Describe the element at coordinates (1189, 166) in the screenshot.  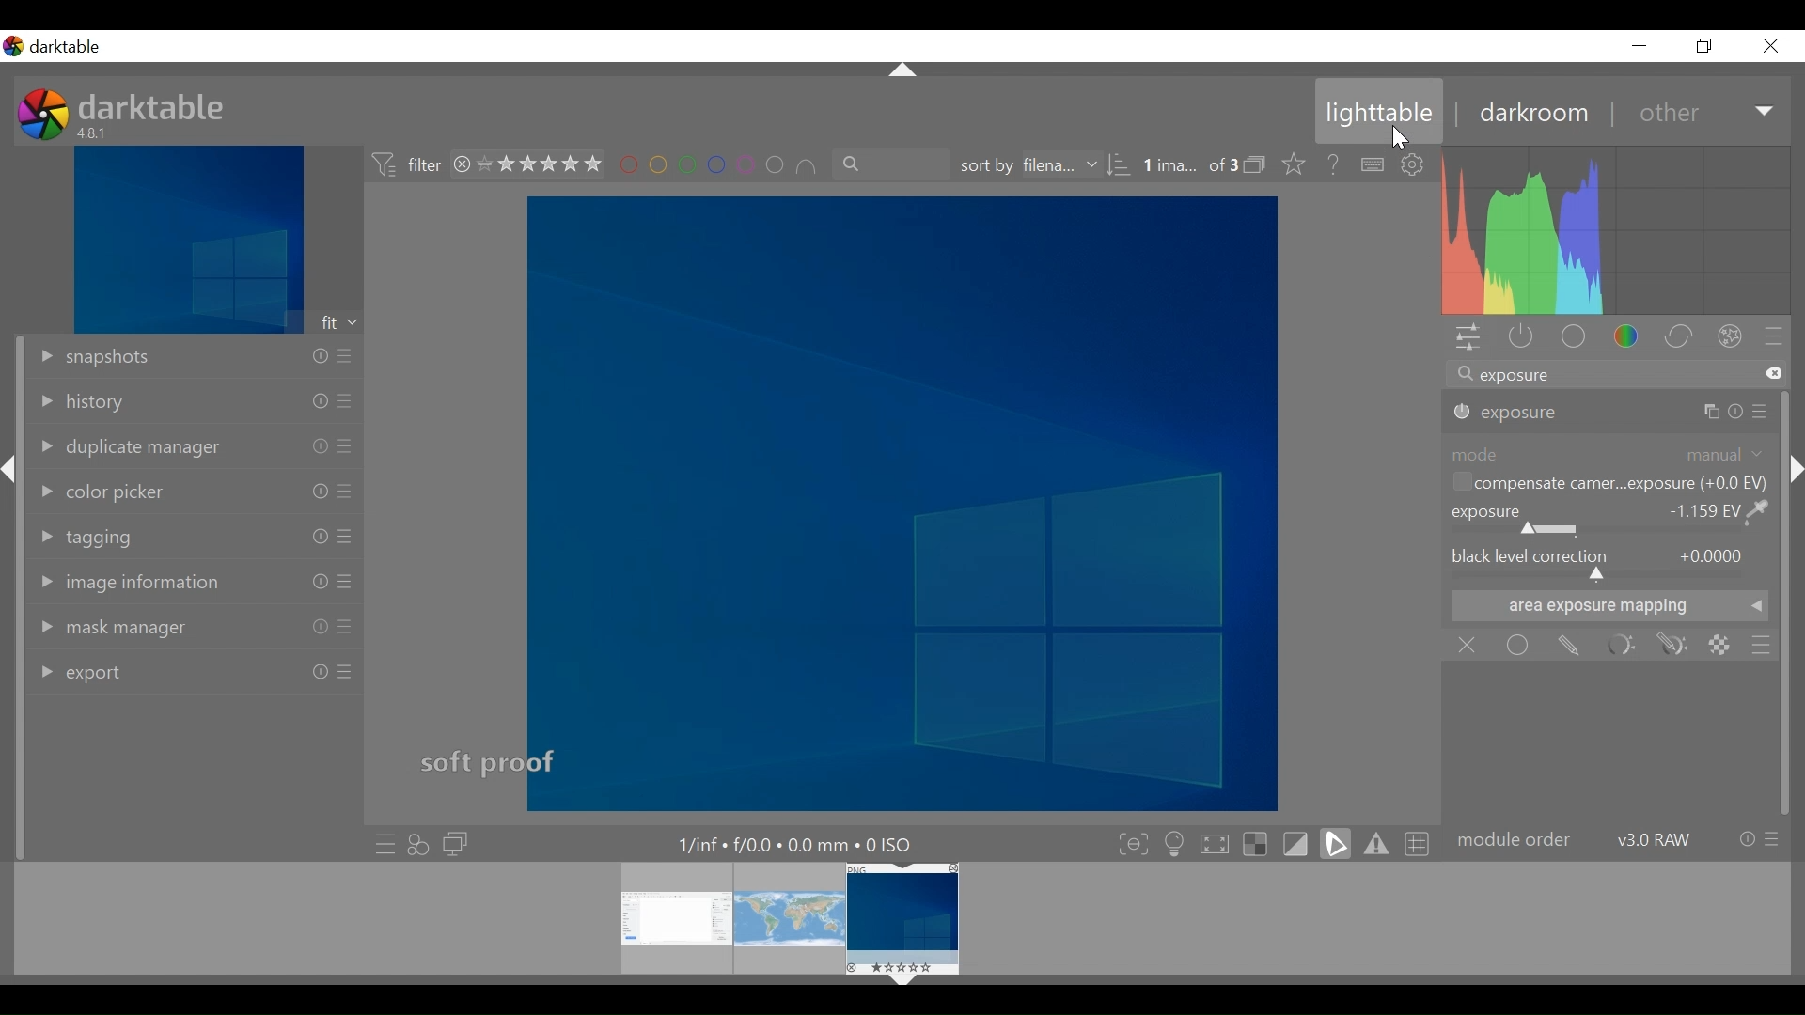
I see `number of image selected` at that location.